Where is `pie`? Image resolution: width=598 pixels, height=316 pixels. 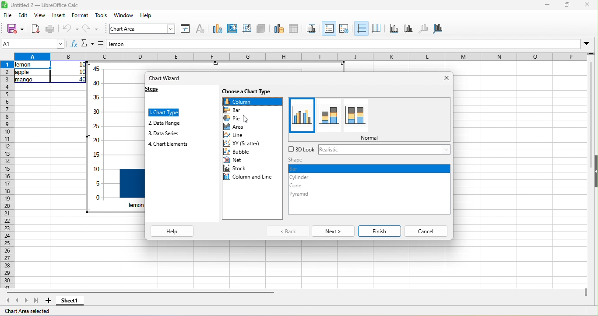 pie is located at coordinates (240, 119).